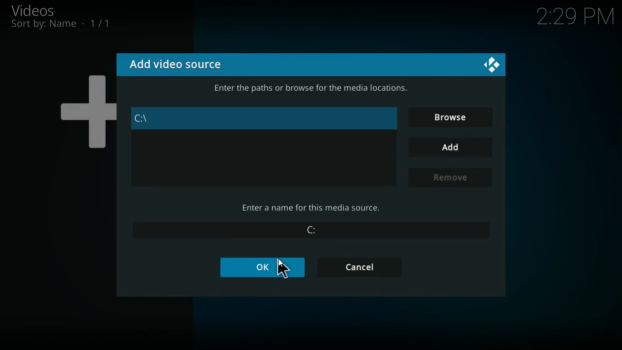  I want to click on enter name, so click(312, 208).